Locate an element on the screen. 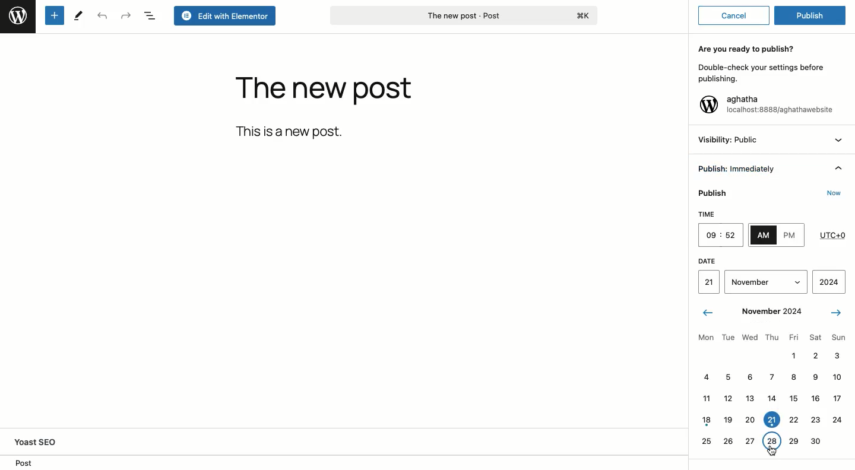 This screenshot has width=855, height=470. Post is located at coordinates (23, 462).